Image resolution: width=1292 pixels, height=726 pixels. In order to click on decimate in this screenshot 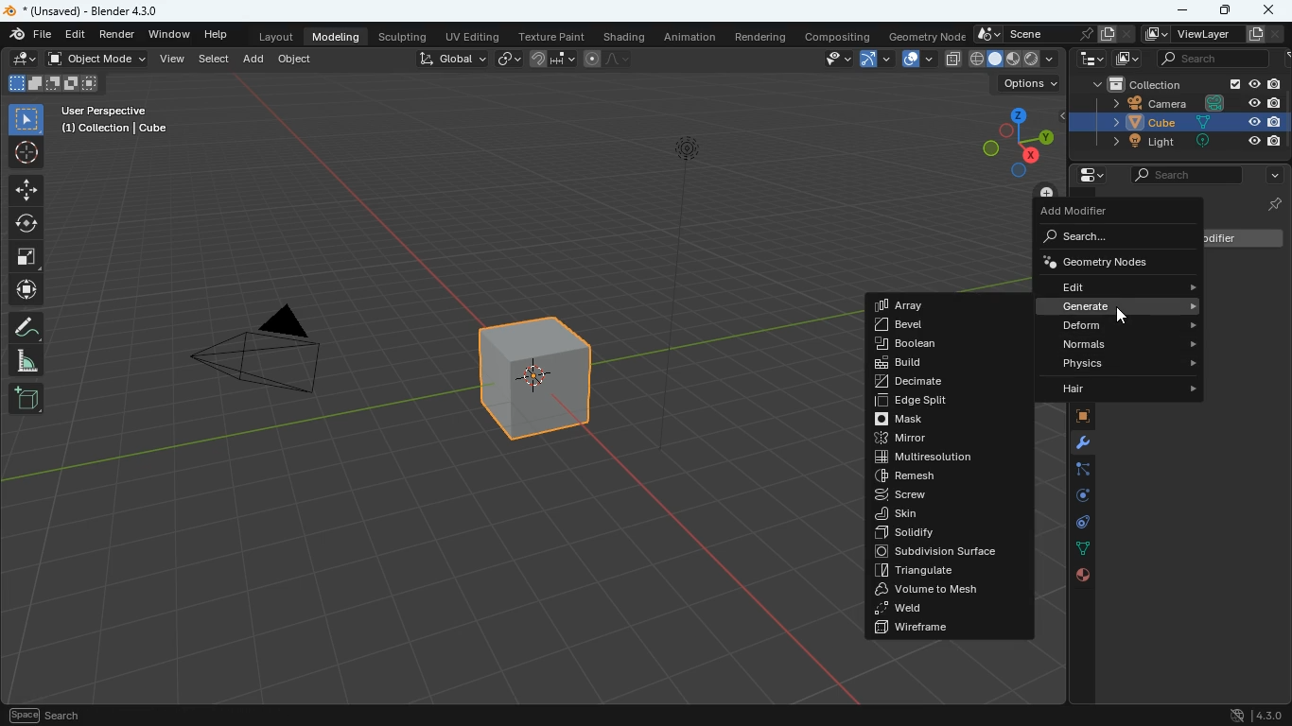, I will do `click(947, 381)`.